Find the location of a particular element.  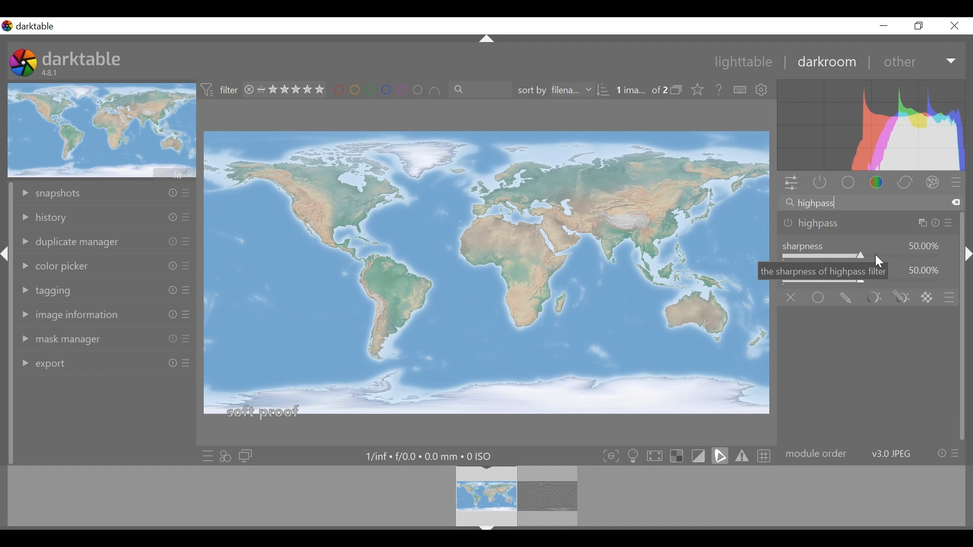

color is located at coordinates (876, 182).